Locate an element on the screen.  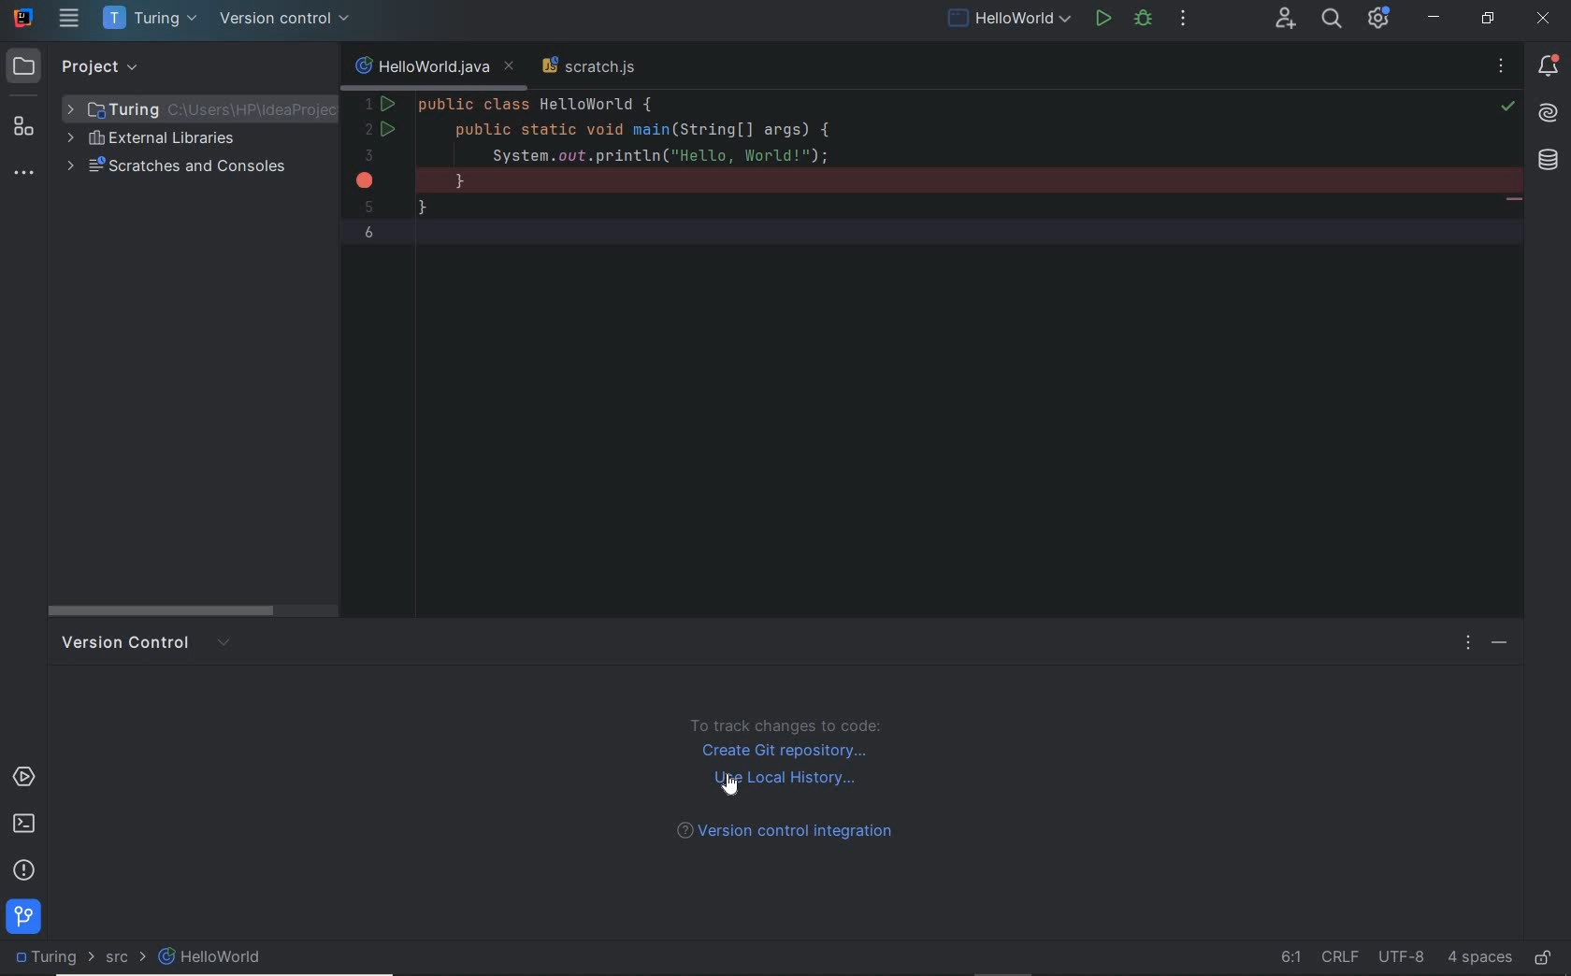
debug is located at coordinates (1143, 21).